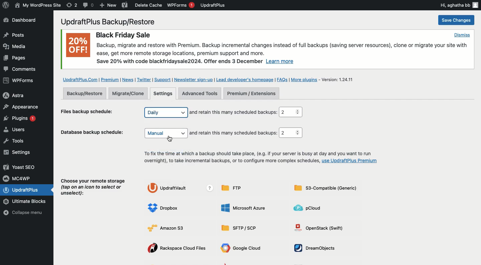  I want to click on Astra, so click(19, 95).